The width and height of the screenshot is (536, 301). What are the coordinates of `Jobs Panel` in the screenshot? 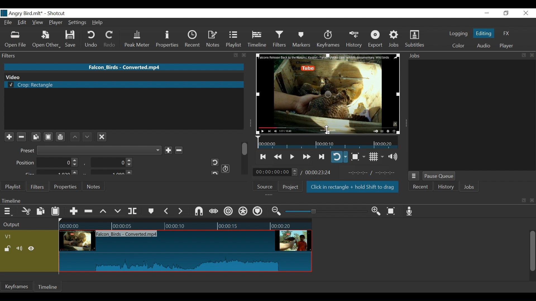 It's located at (472, 115).